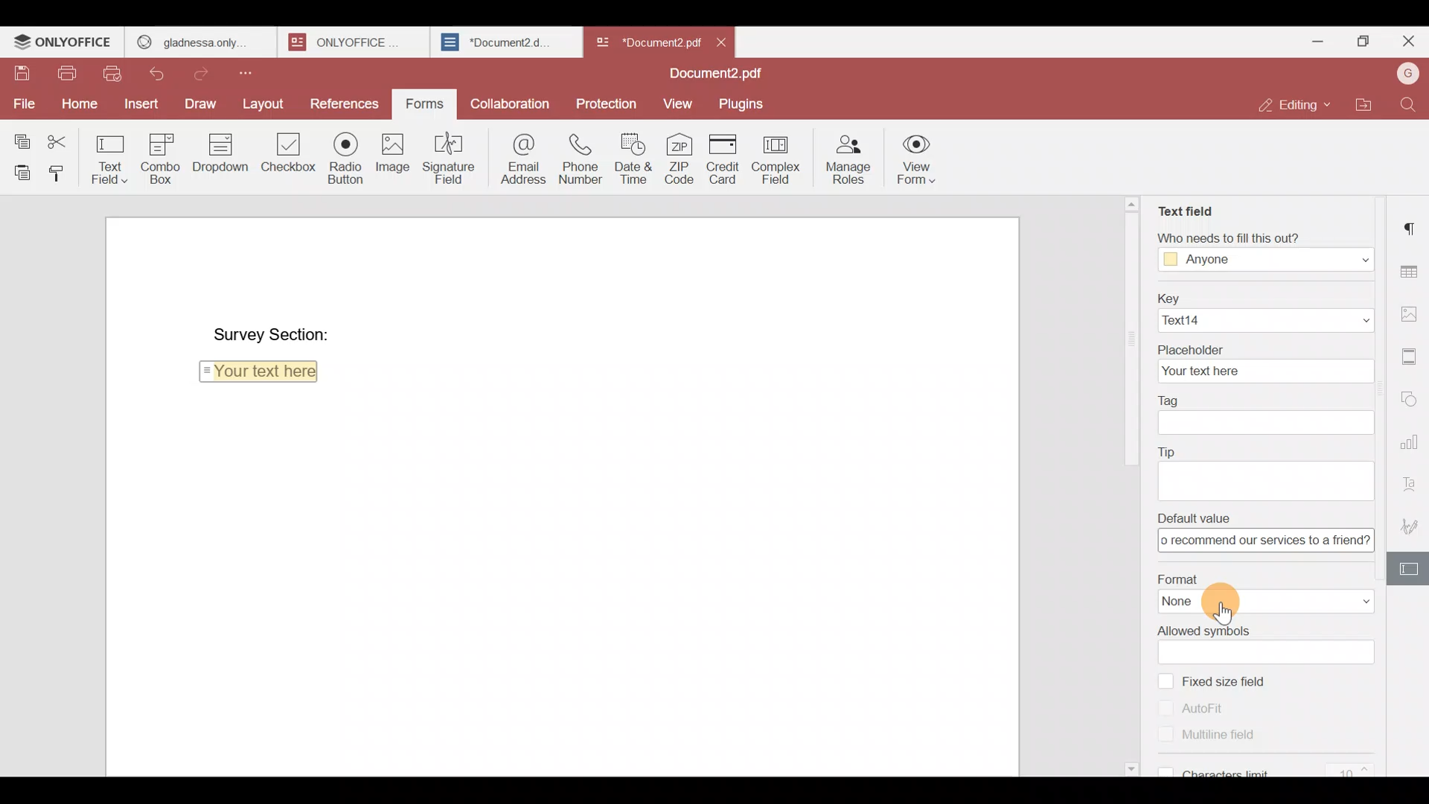 The height and width of the screenshot is (804, 1429). Describe the element at coordinates (62, 70) in the screenshot. I see `Print file` at that location.